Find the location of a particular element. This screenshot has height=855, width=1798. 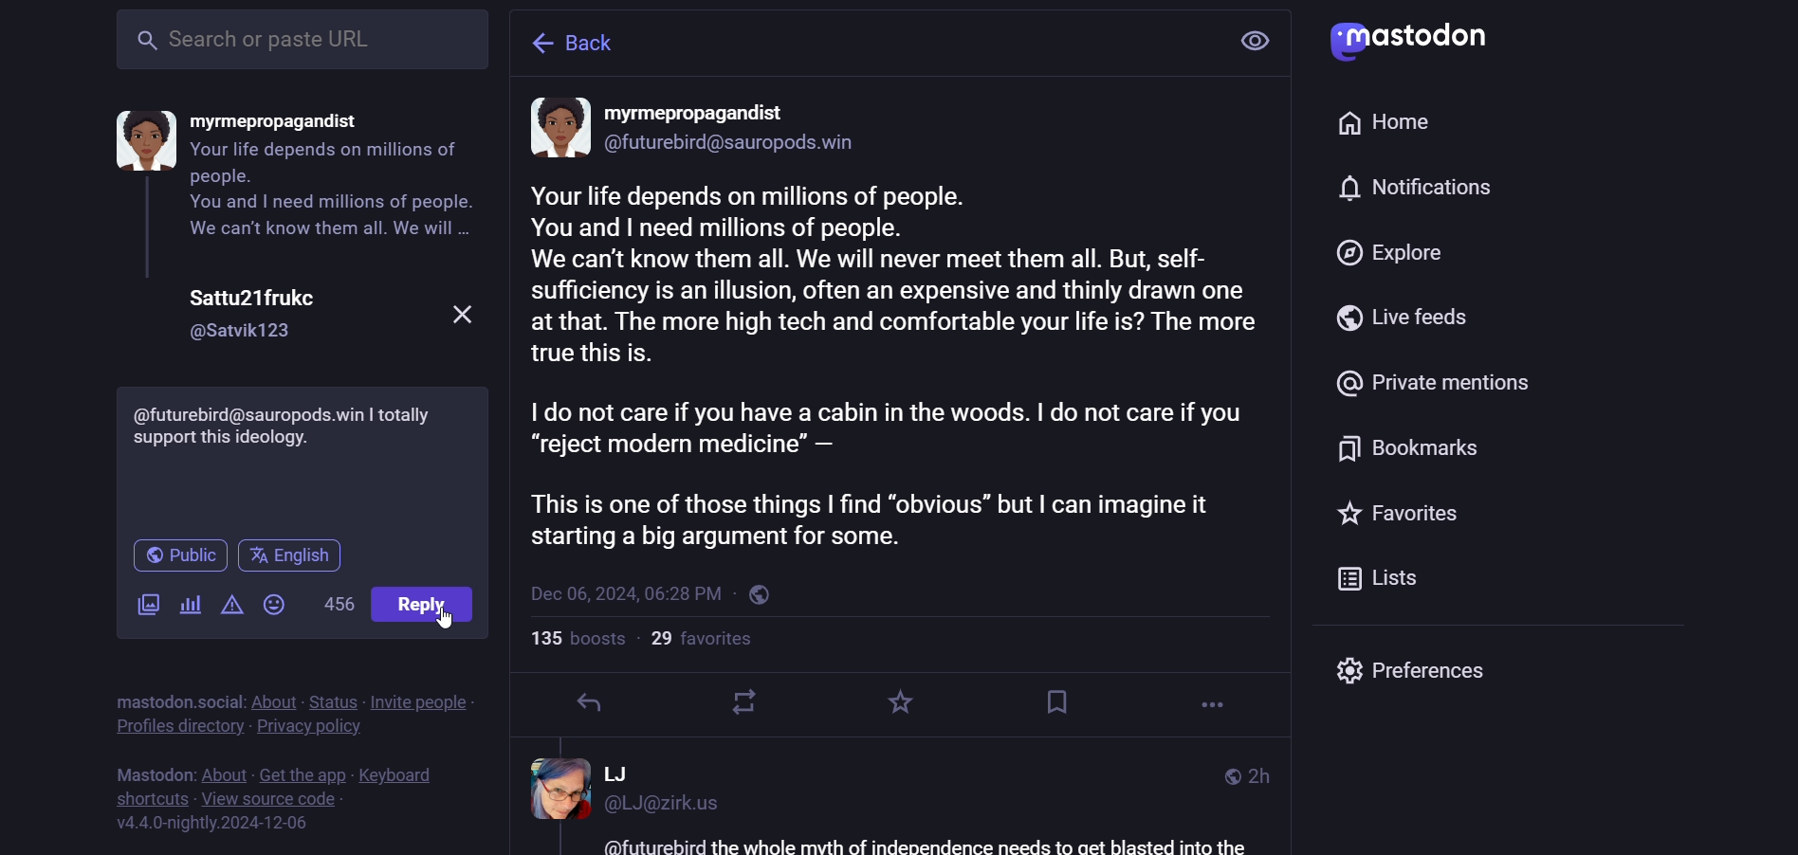

list is located at coordinates (1385, 578).